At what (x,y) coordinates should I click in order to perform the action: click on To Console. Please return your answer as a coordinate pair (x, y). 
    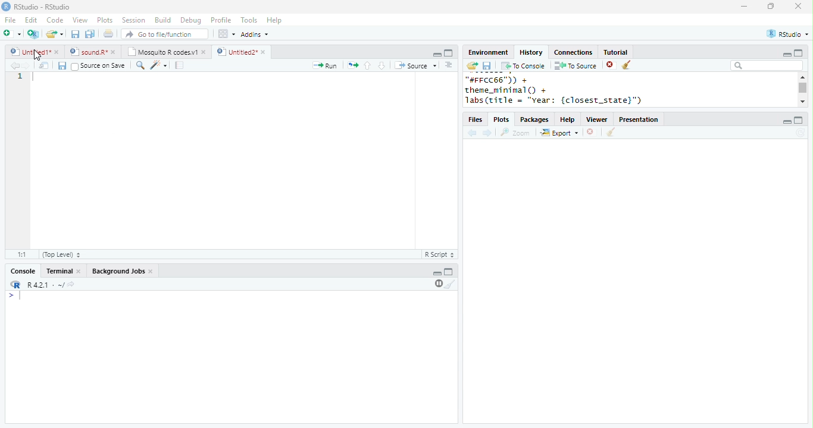
    Looking at the image, I should click on (524, 66).